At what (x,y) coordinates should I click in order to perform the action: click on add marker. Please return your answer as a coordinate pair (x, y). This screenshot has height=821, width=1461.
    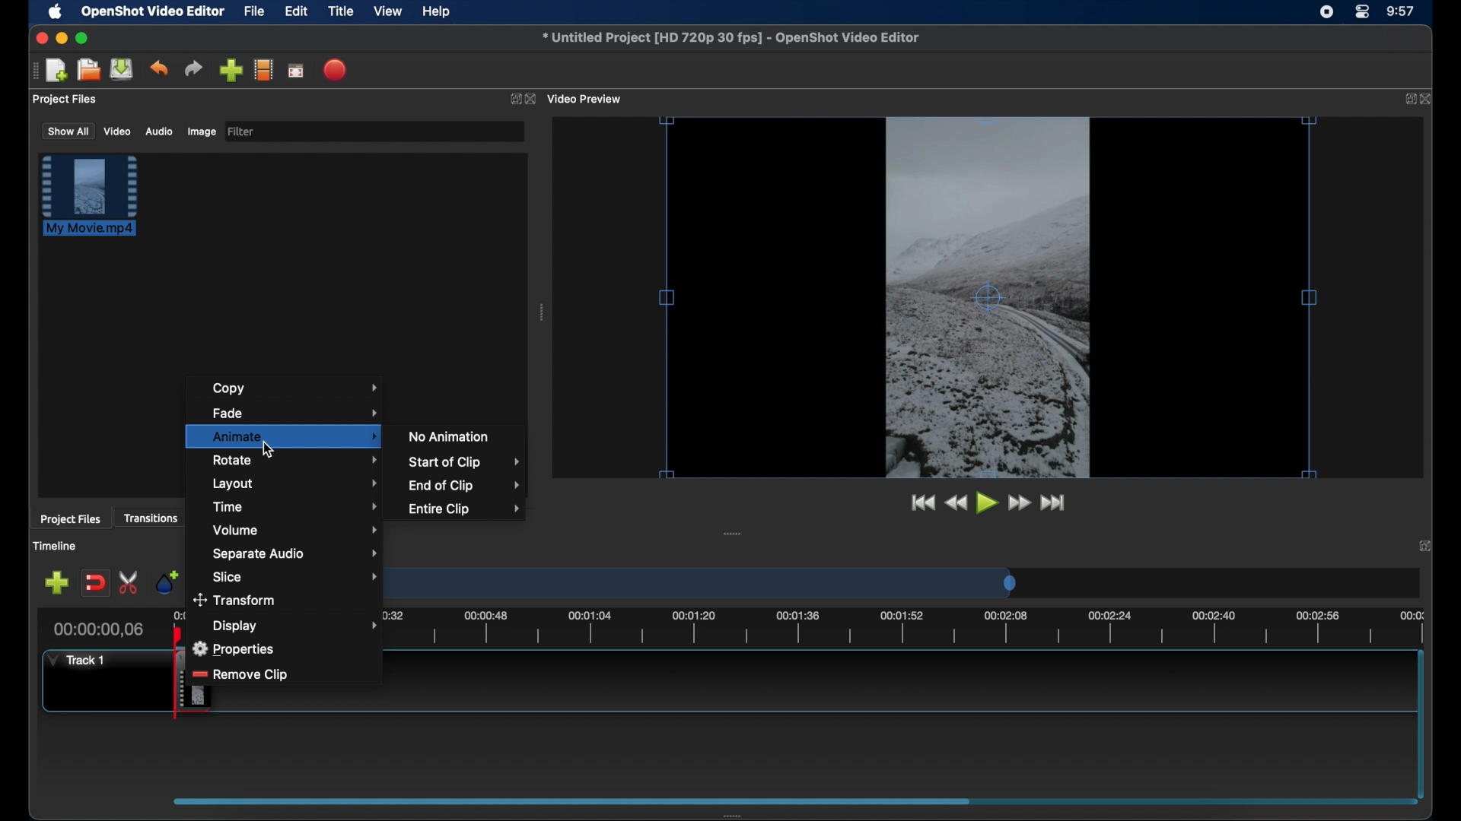
    Looking at the image, I should click on (167, 581).